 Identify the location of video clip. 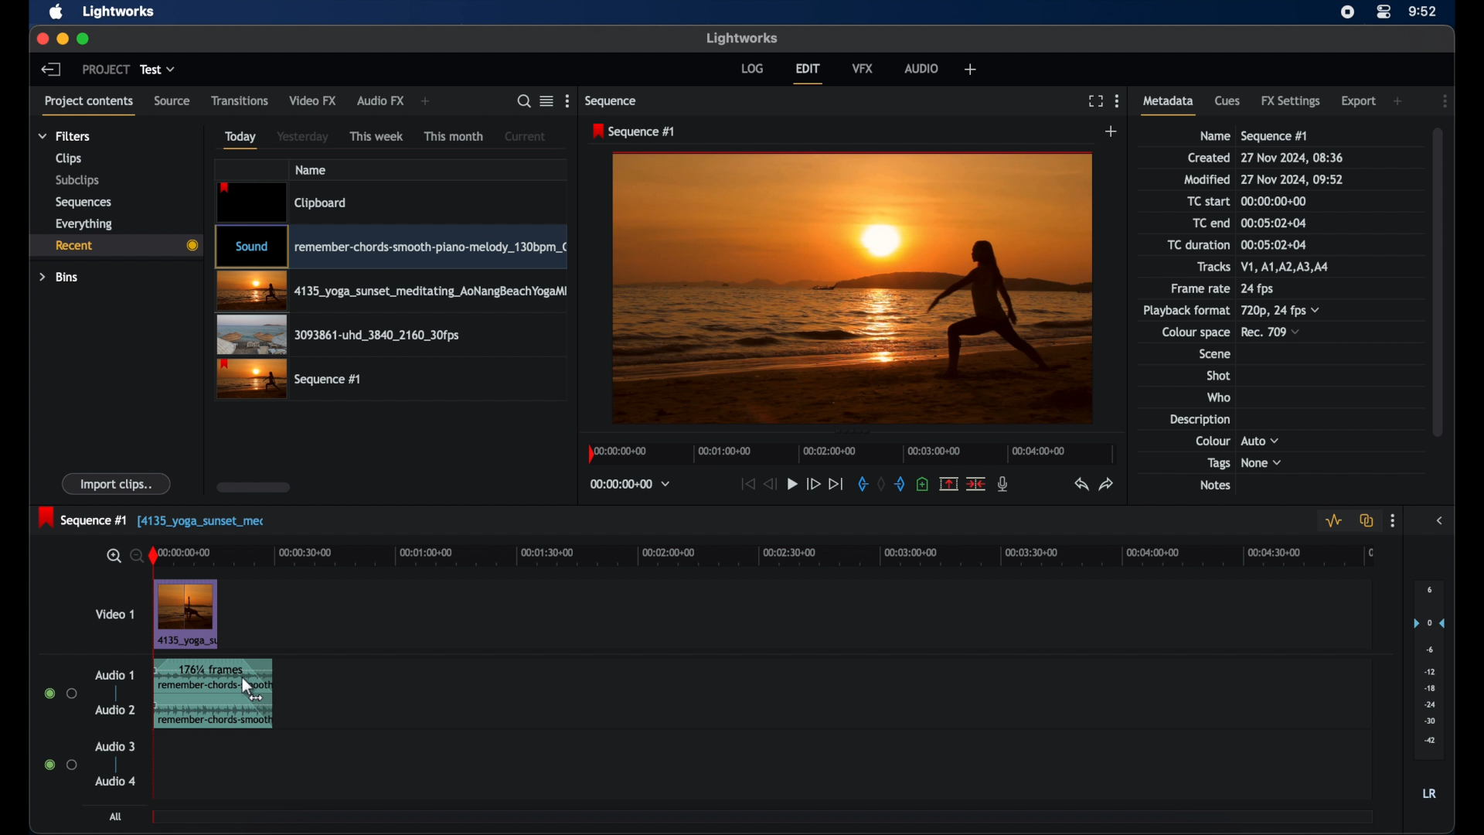
(288, 379).